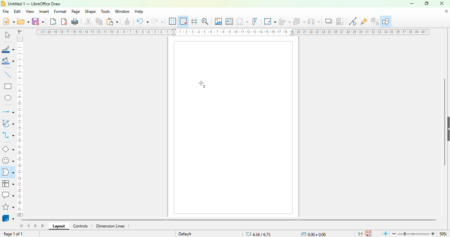  I want to click on new, so click(9, 21).